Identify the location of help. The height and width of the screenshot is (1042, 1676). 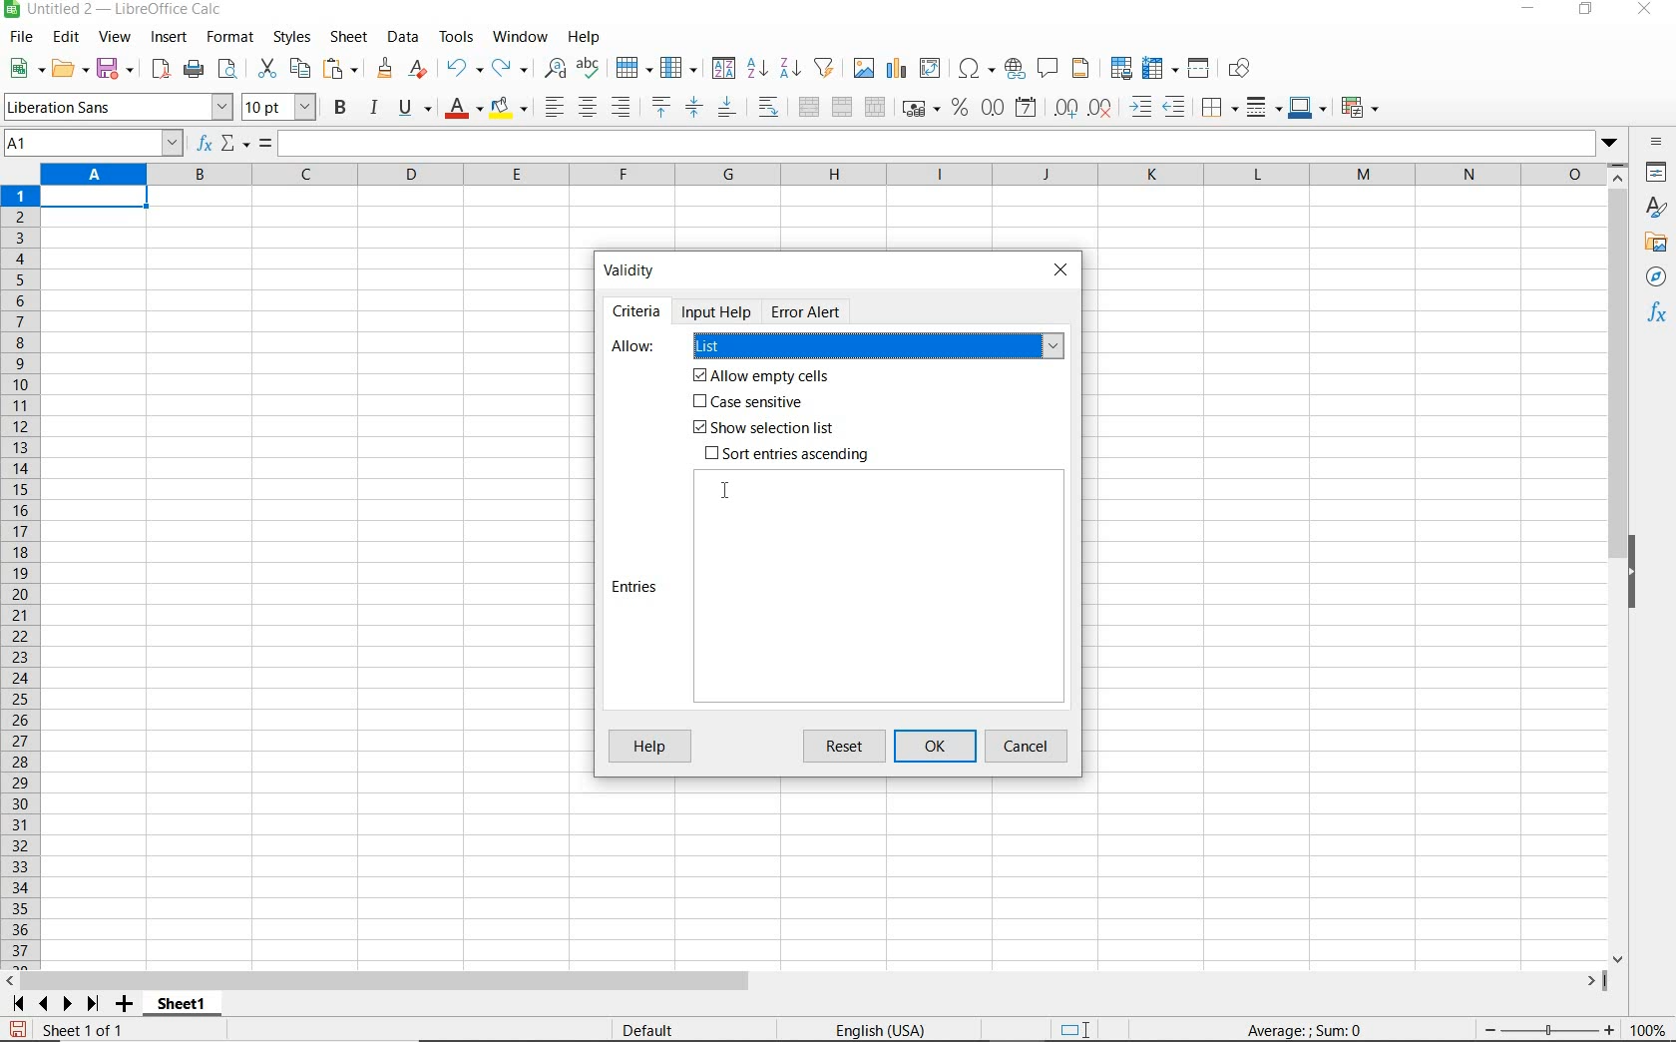
(649, 746).